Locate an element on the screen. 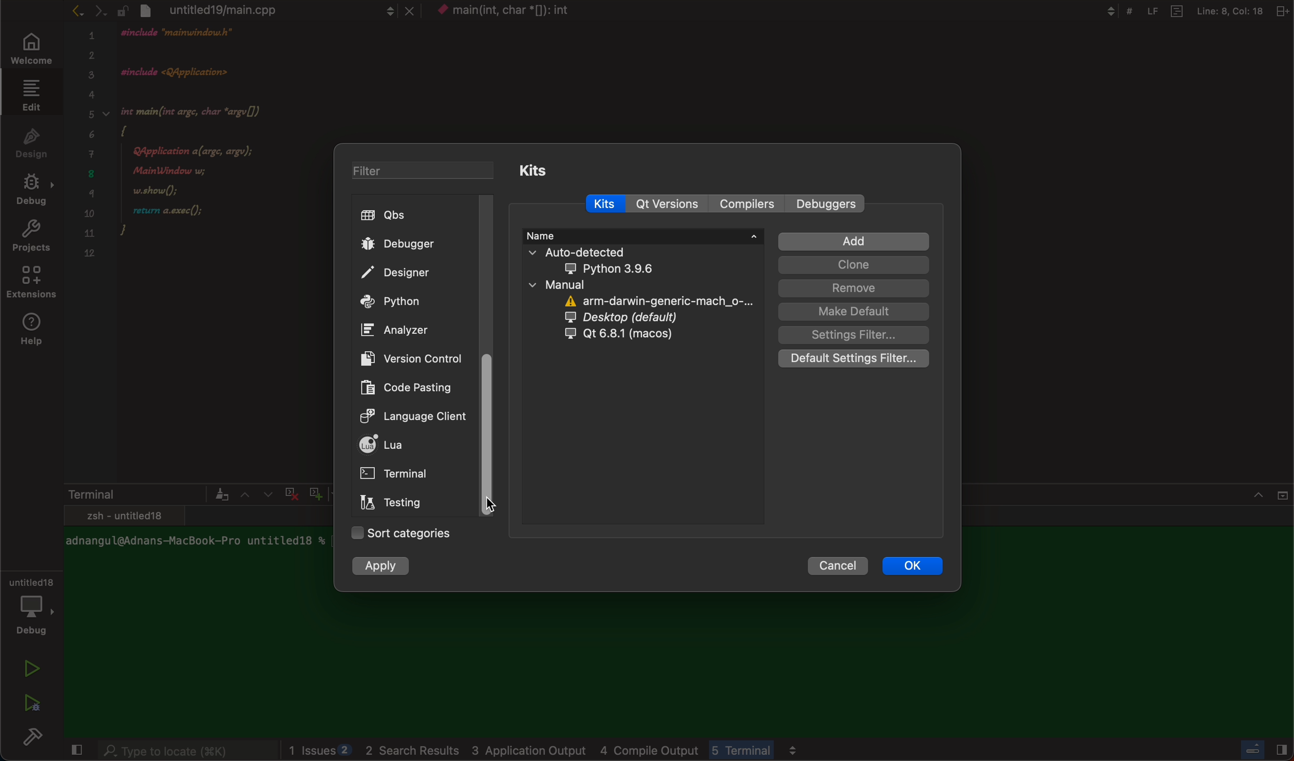 Image resolution: width=1294 pixels, height=761 pixels. close is located at coordinates (1271, 492).